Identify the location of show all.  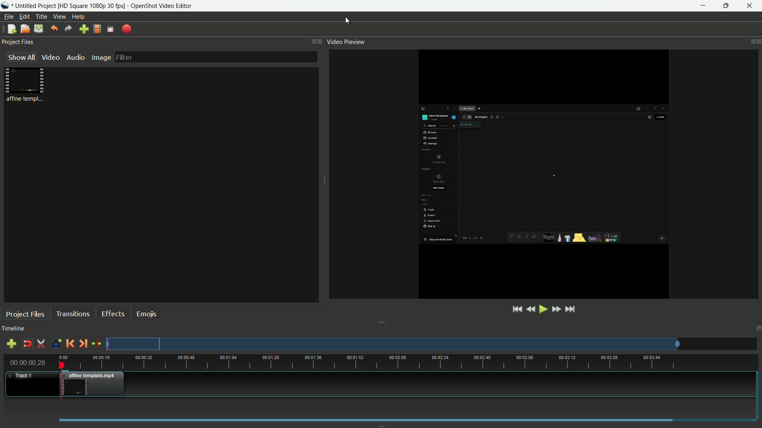
(21, 57).